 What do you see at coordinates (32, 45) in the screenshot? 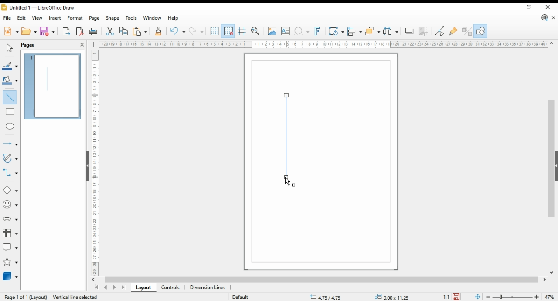
I see `pages` at bounding box center [32, 45].